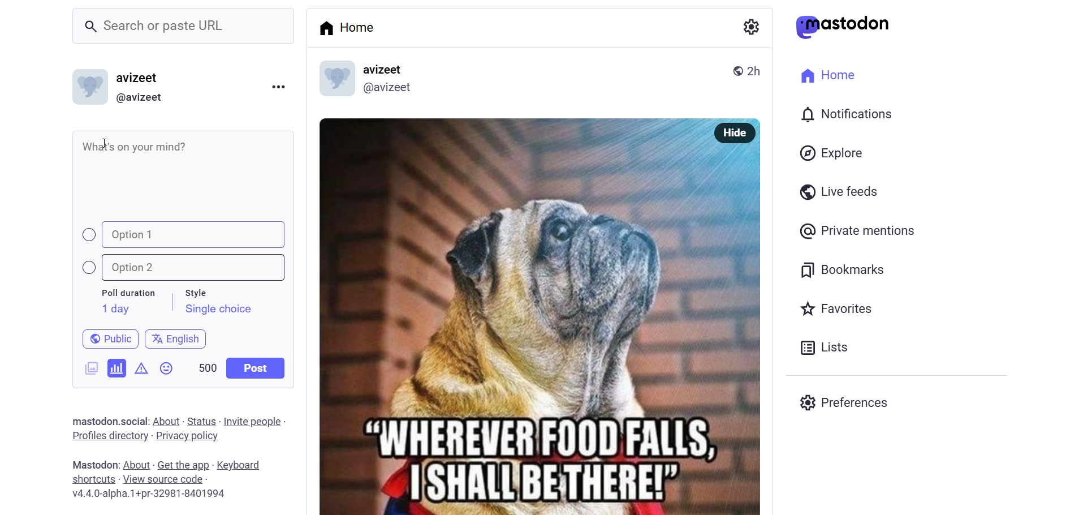  Describe the element at coordinates (105, 338) in the screenshot. I see `public` at that location.